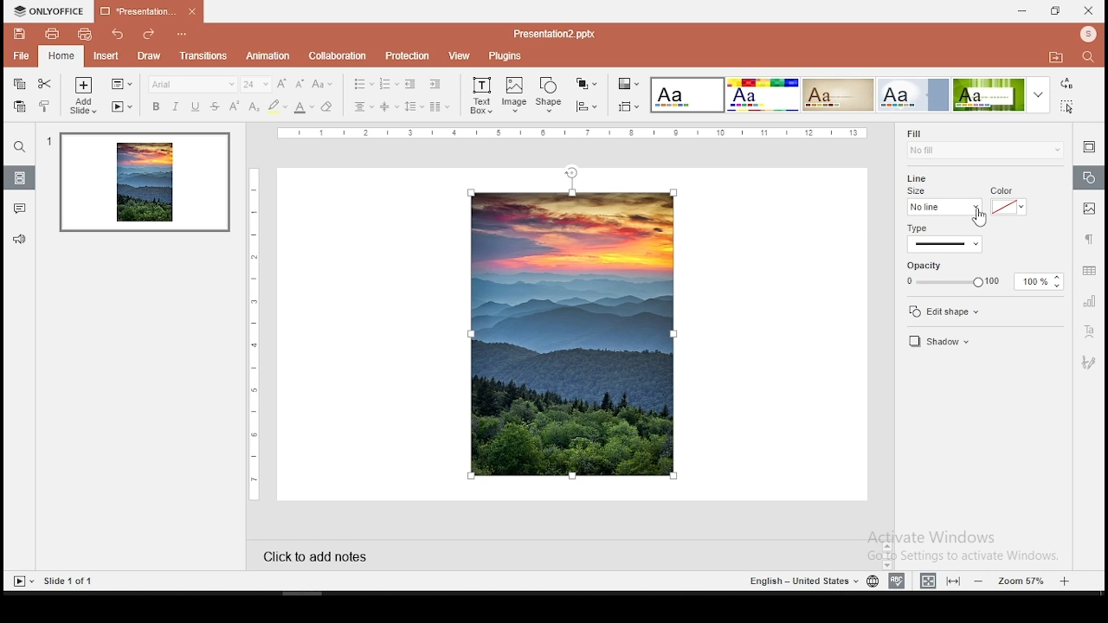  Describe the element at coordinates (1087, 11) in the screenshot. I see `close window` at that location.